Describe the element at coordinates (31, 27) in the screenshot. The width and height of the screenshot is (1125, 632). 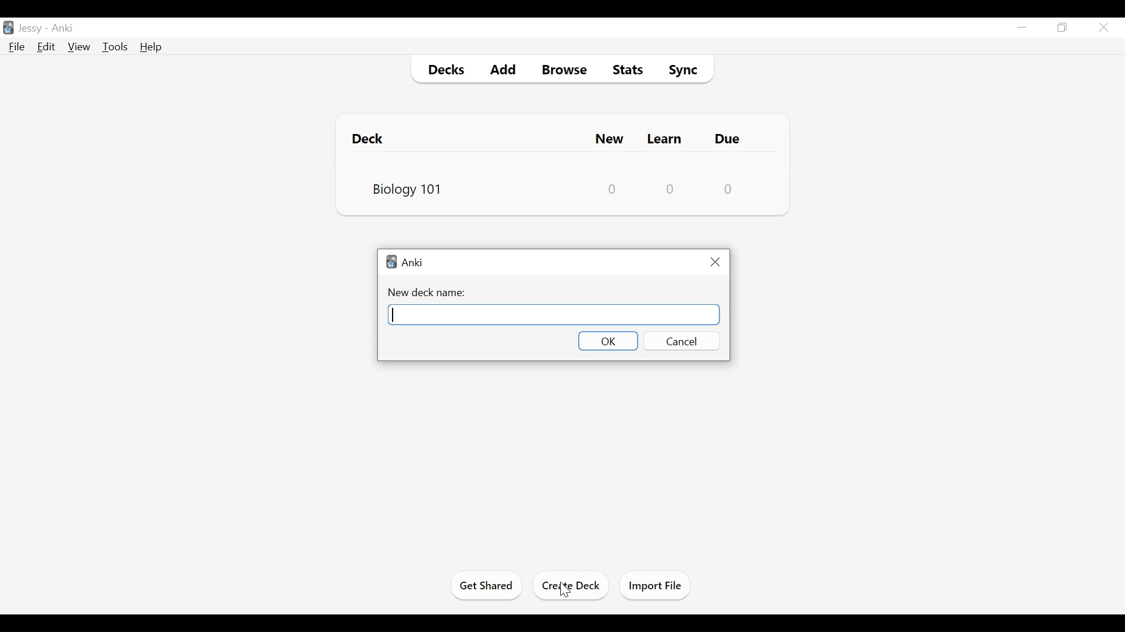
I see `Profile Name` at that location.